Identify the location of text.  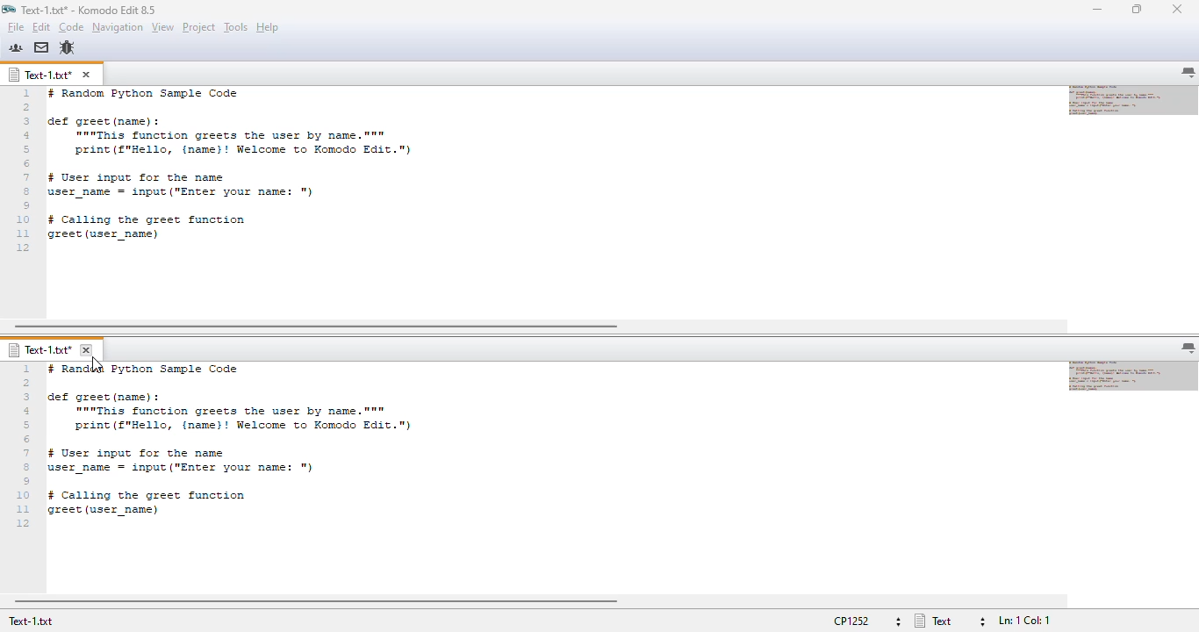
(270, 171).